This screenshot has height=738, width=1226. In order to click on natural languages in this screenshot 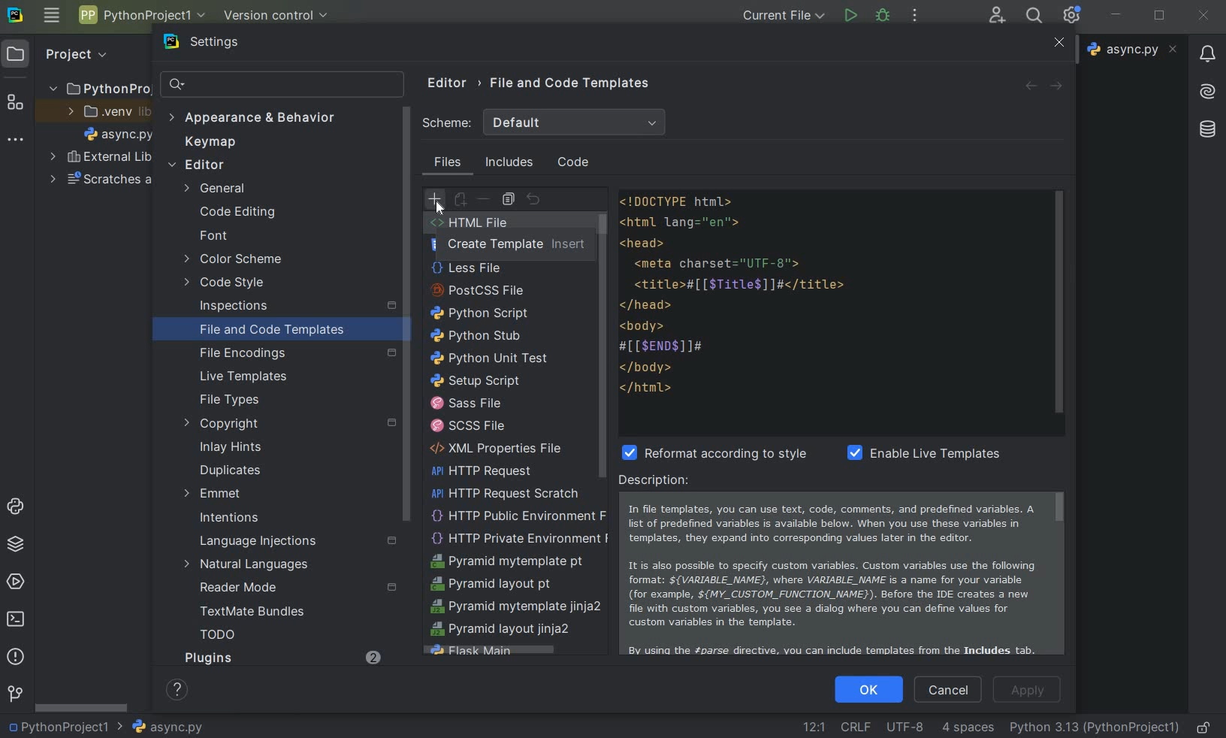, I will do `click(257, 565)`.